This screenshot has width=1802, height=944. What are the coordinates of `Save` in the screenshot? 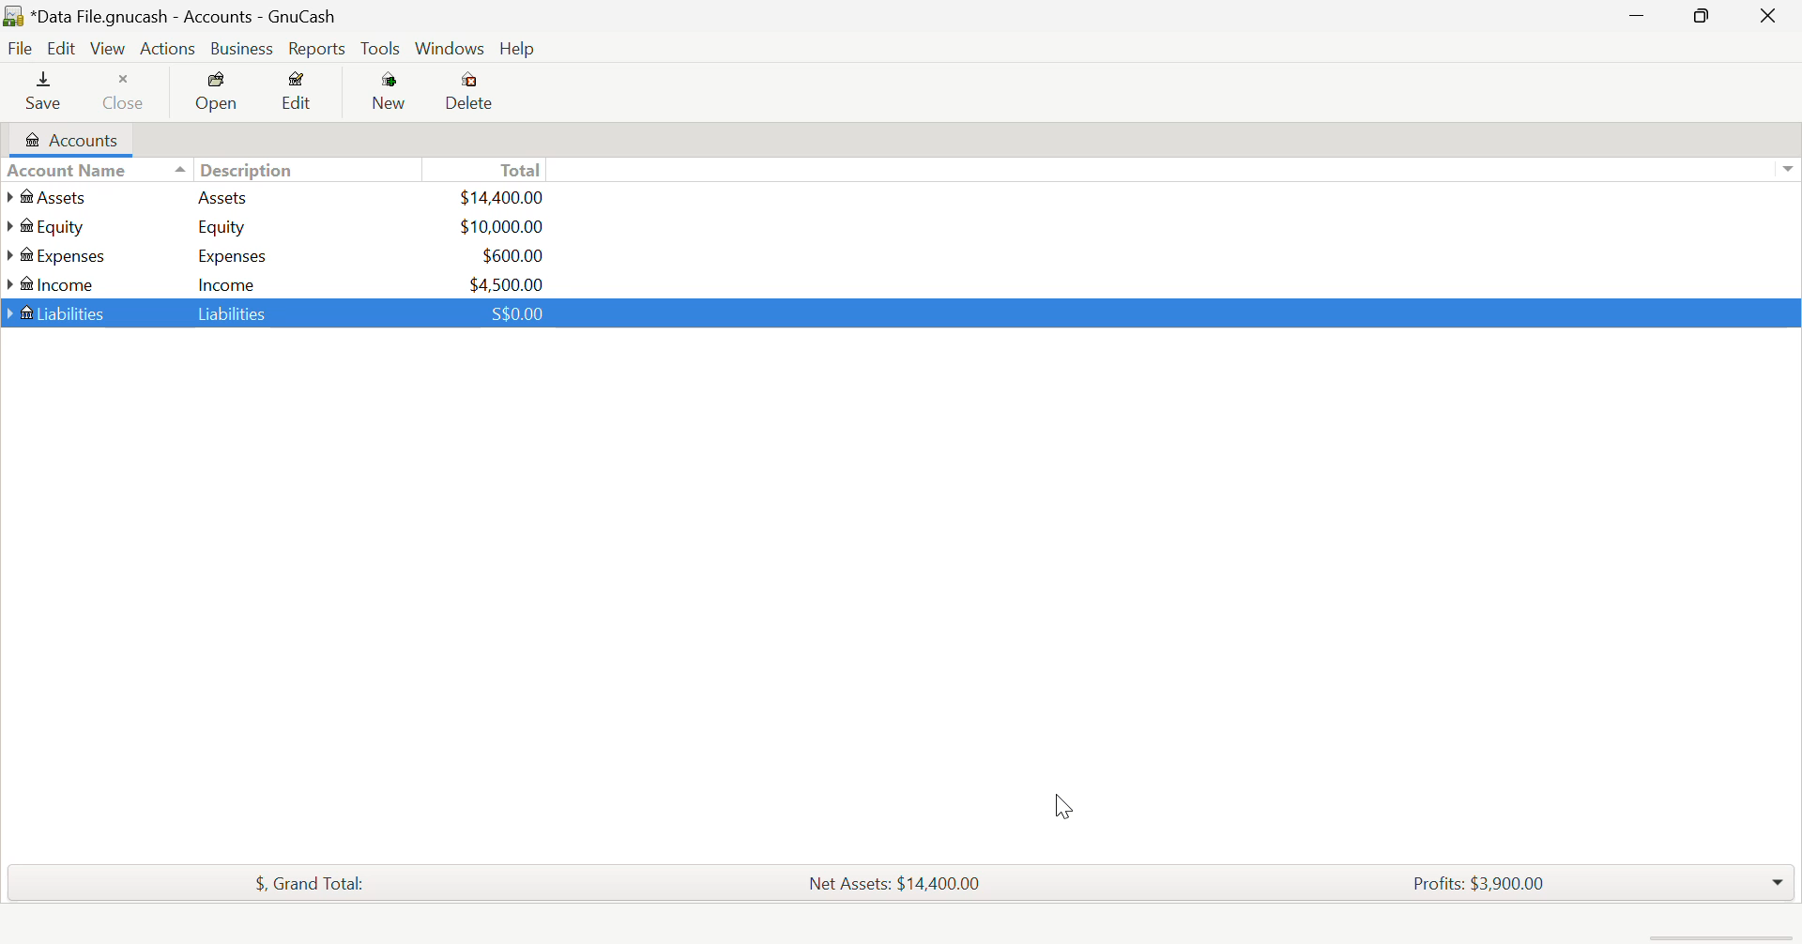 It's located at (36, 94).